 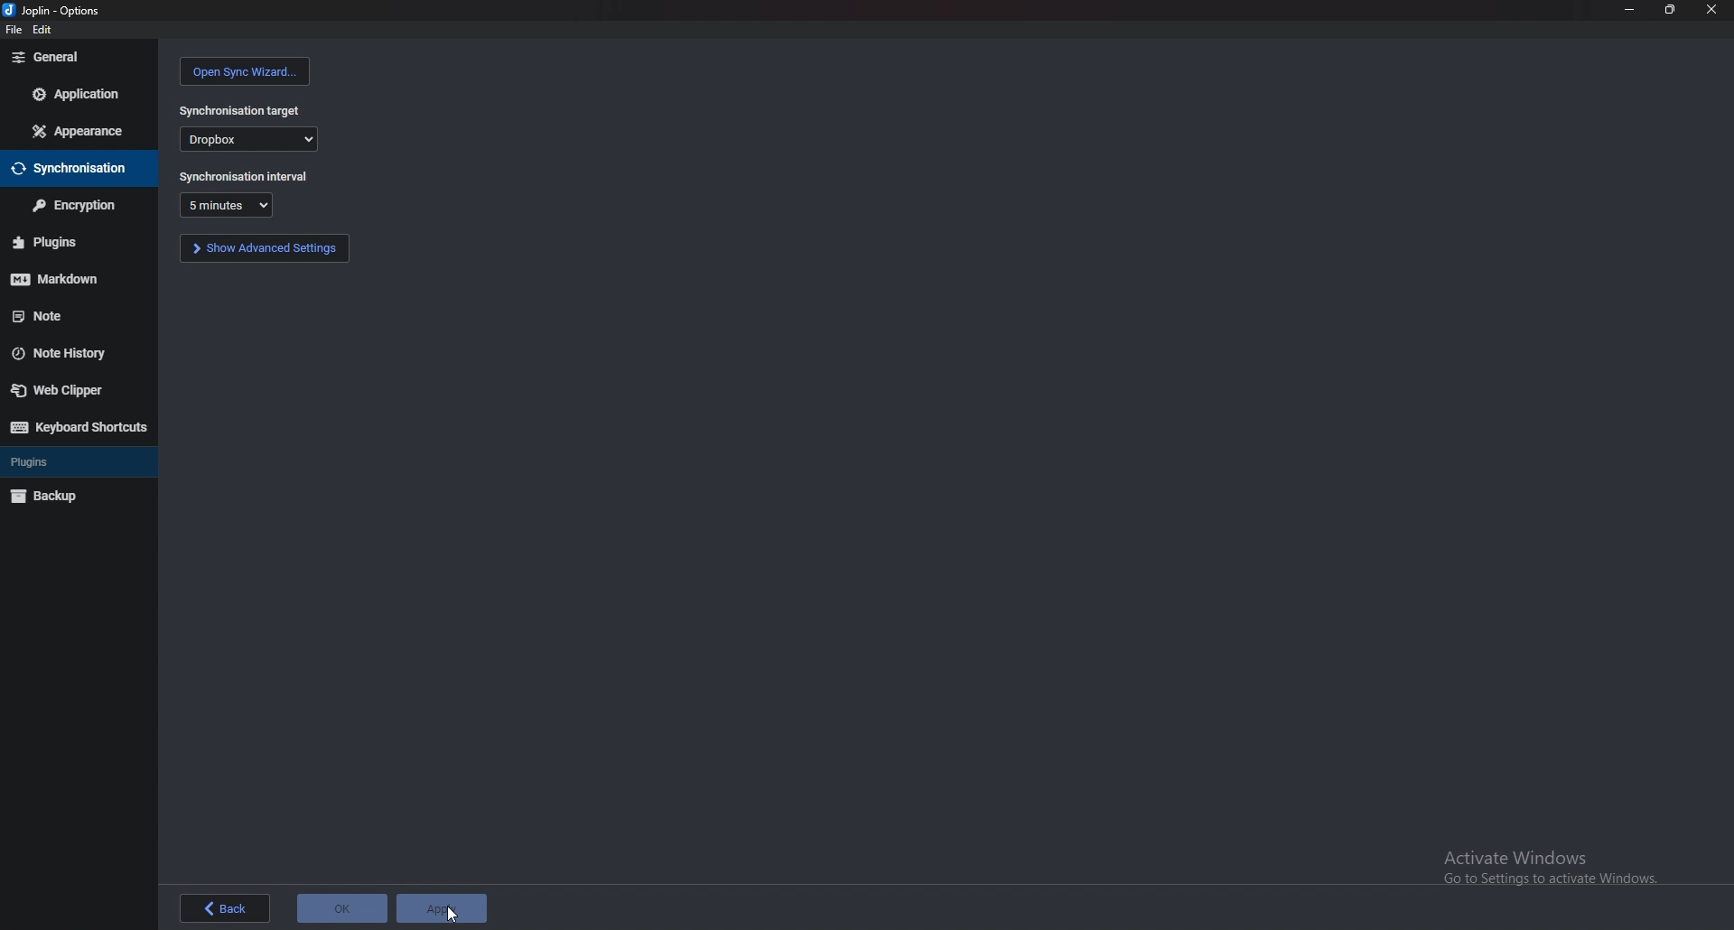 I want to click on synchronization interval, so click(x=243, y=175).